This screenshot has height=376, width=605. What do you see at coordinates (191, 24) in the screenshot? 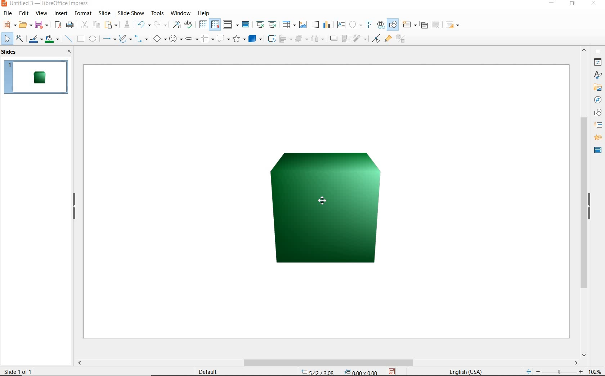
I see `spelling` at bounding box center [191, 24].